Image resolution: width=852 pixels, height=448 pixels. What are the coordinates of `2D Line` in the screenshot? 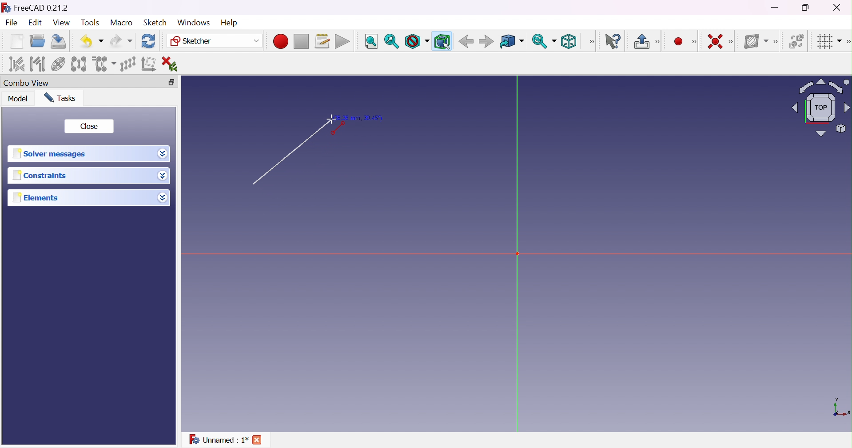 It's located at (287, 157).